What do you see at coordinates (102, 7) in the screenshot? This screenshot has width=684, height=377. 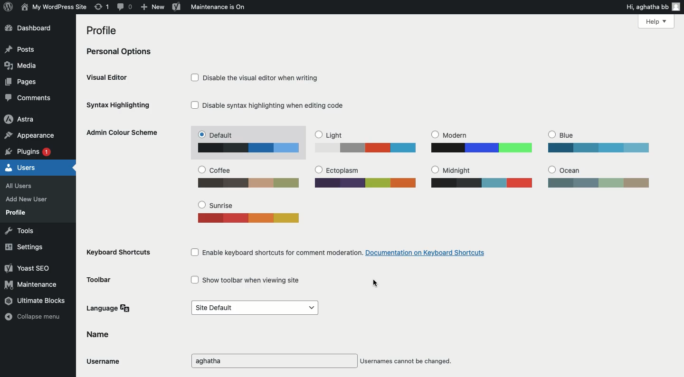 I see `Revision` at bounding box center [102, 7].